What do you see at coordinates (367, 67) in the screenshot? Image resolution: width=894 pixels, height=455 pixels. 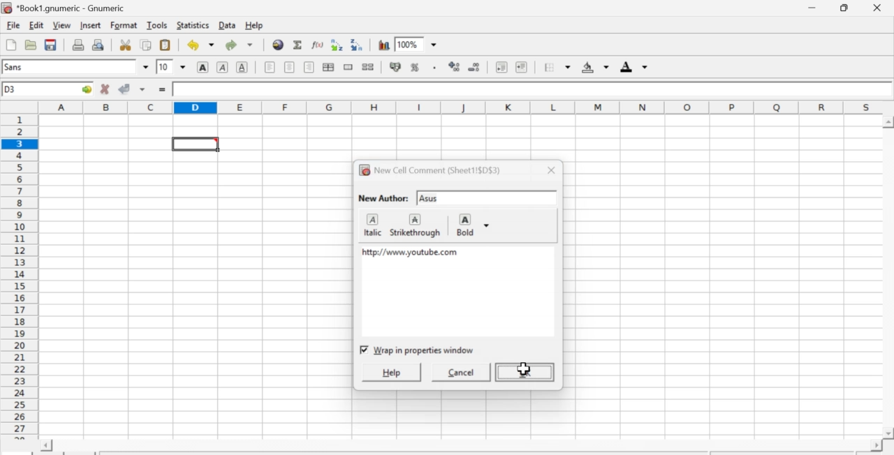 I see `Split cells` at bounding box center [367, 67].